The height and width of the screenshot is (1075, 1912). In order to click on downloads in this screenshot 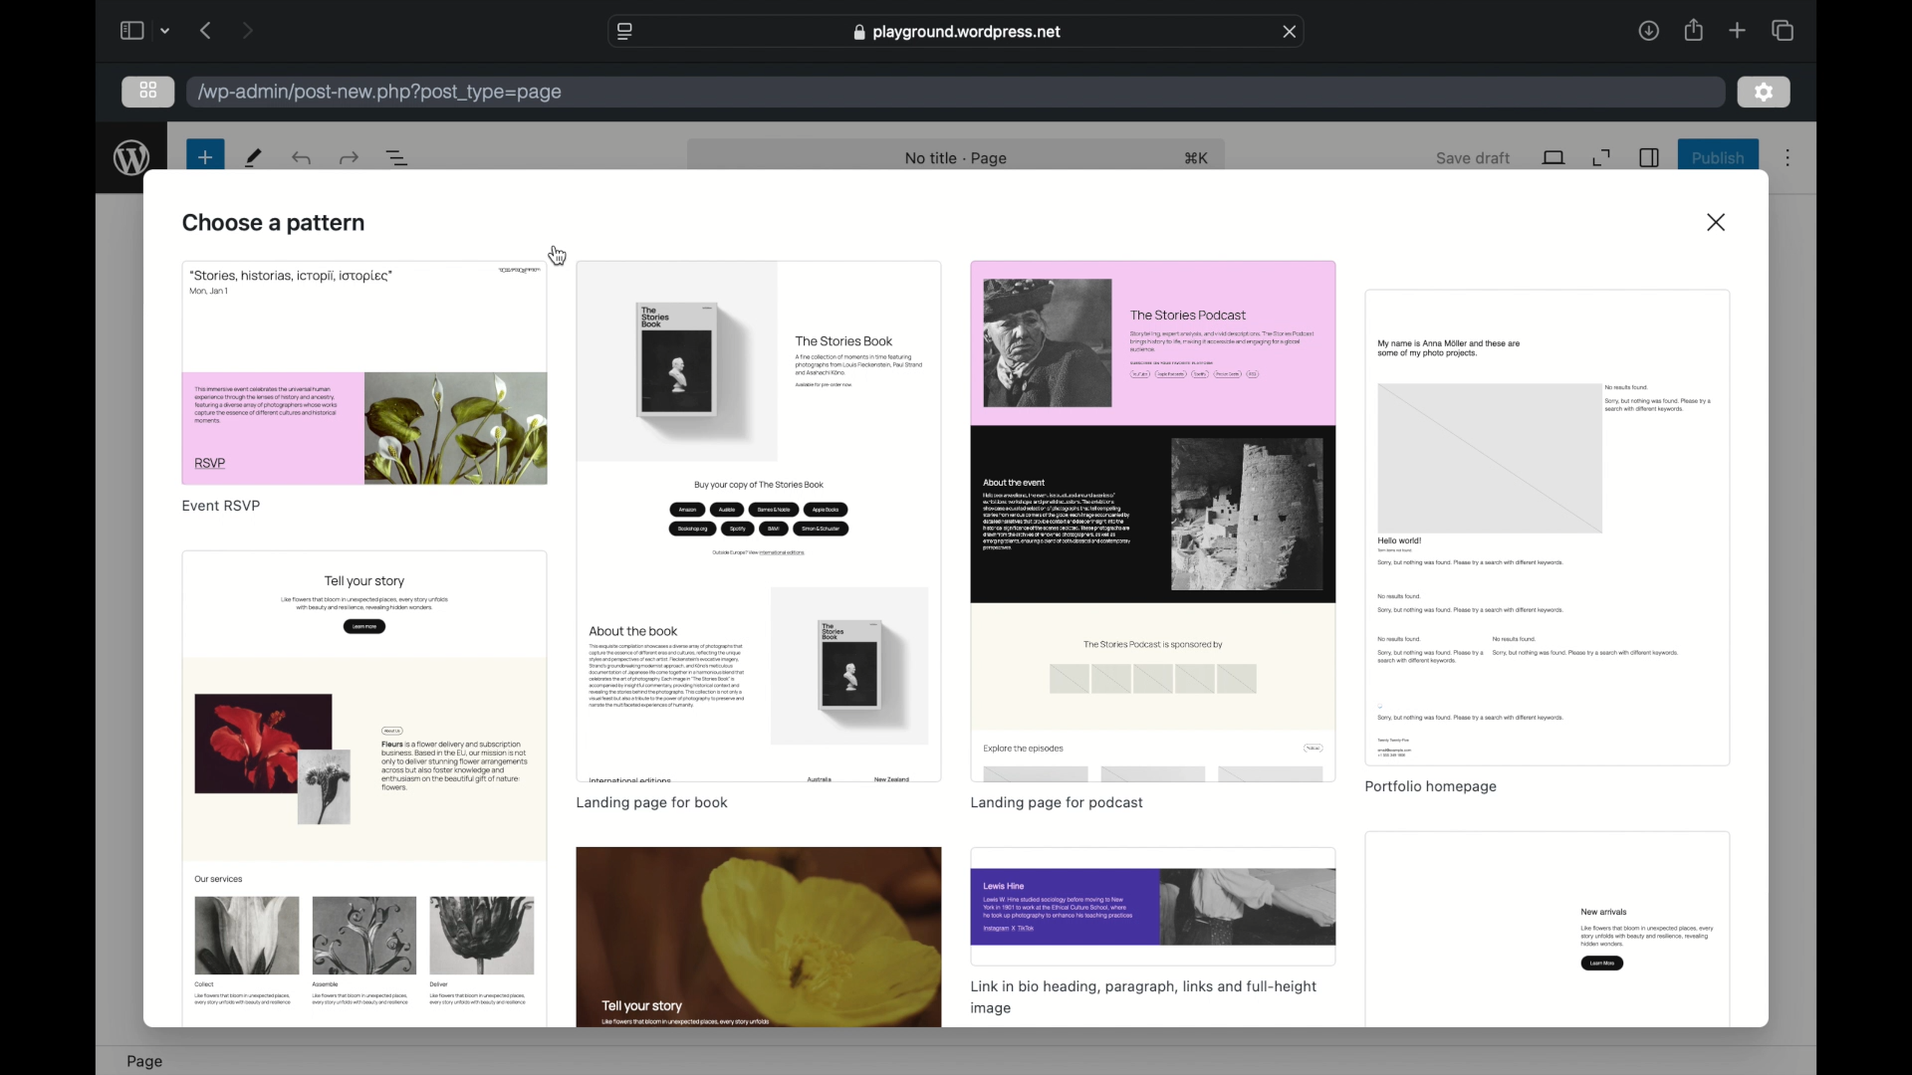, I will do `click(1647, 30)`.